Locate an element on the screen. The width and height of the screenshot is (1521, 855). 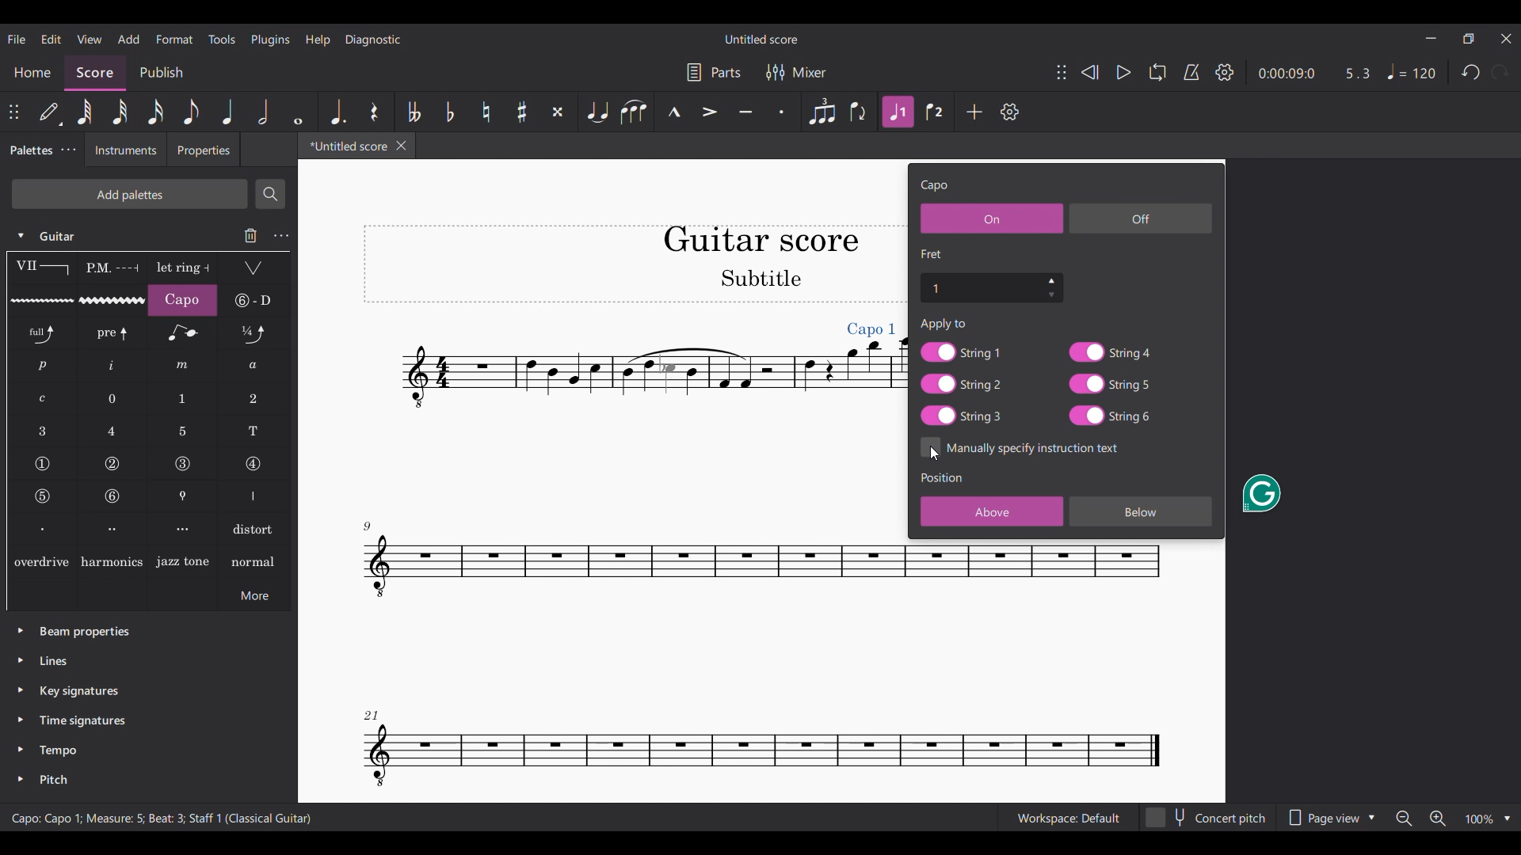
Let ring is located at coordinates (183, 268).